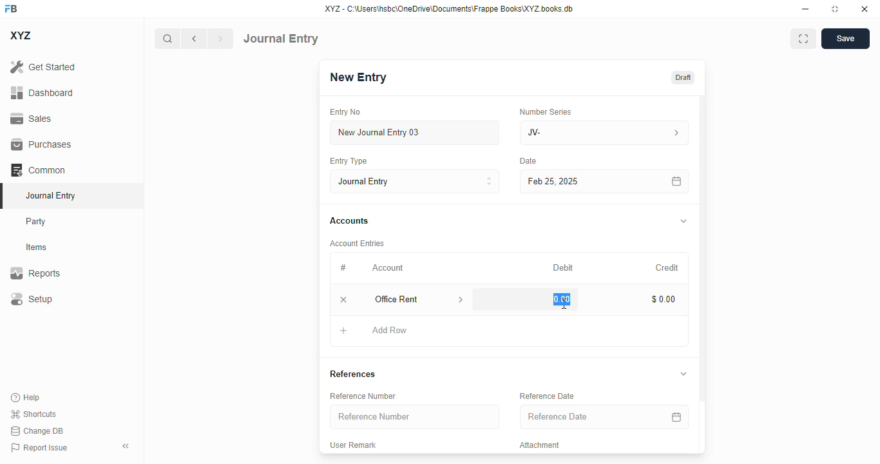 This screenshot has width=880, height=464. Describe the element at coordinates (357, 77) in the screenshot. I see `new entry` at that location.